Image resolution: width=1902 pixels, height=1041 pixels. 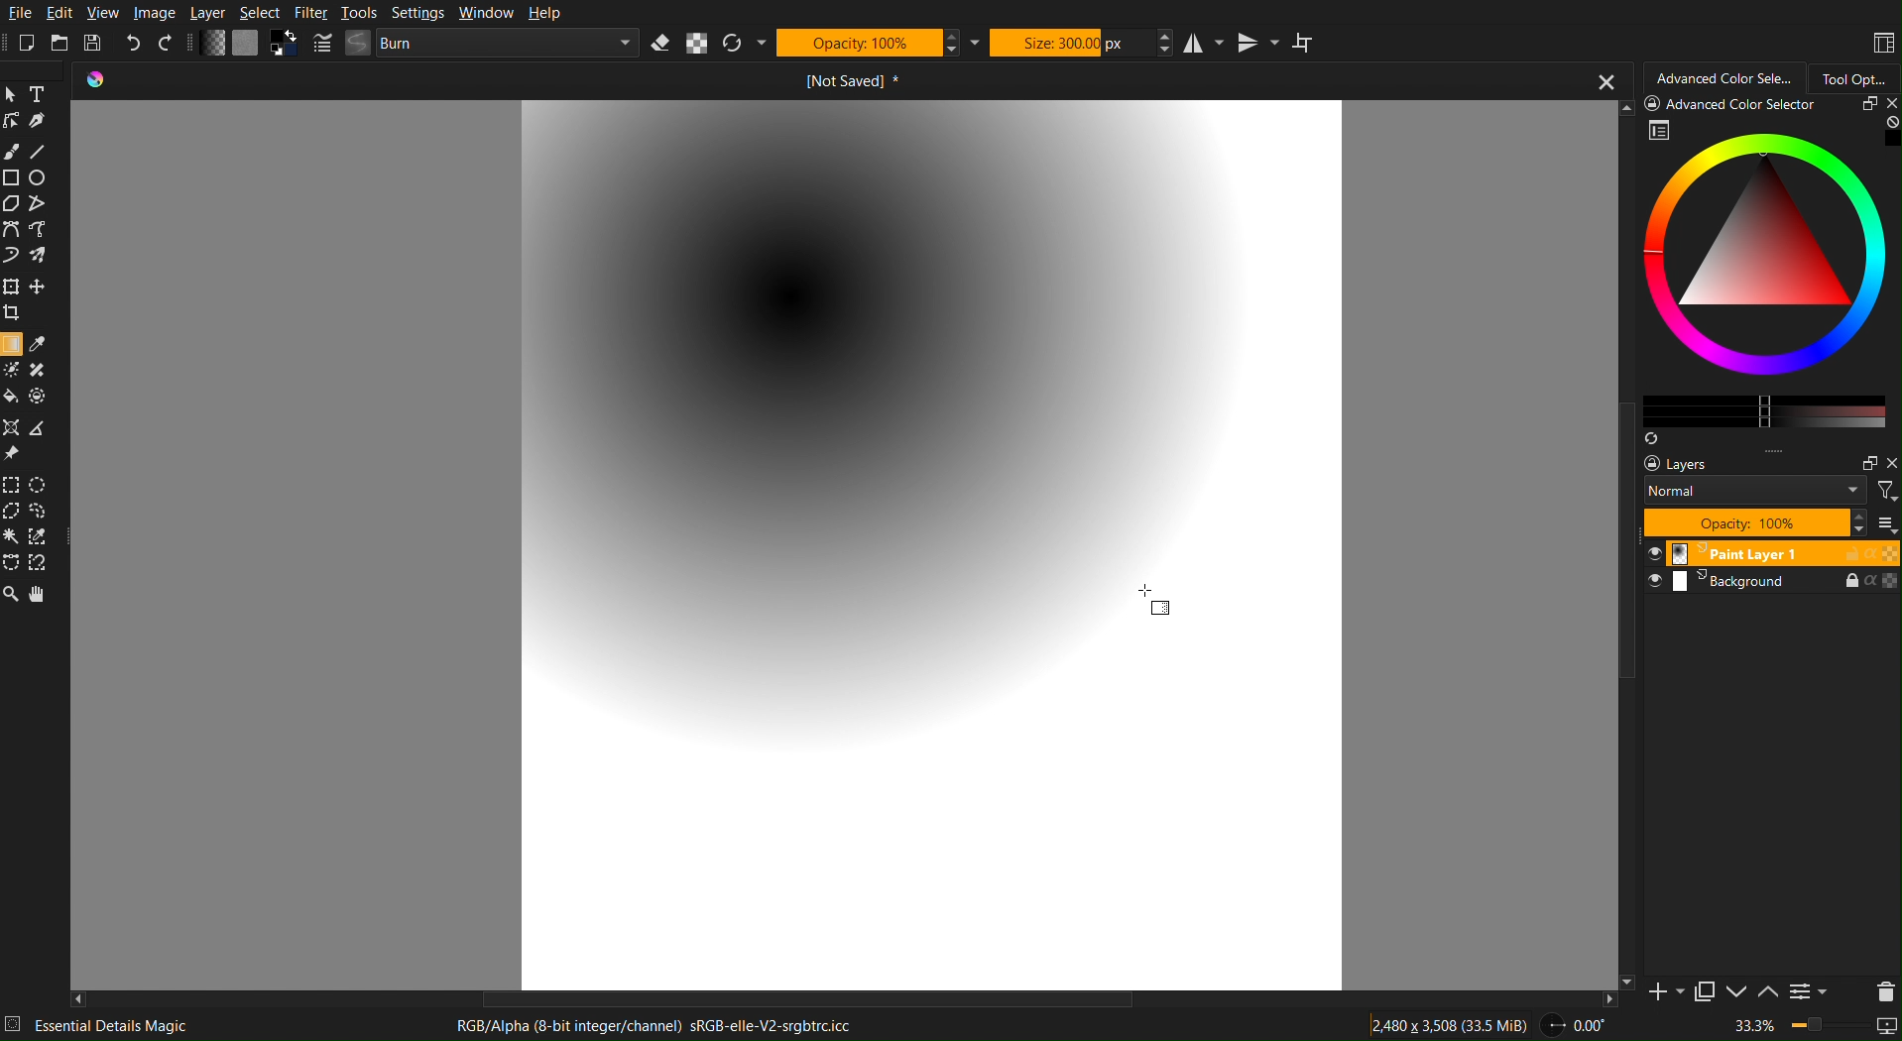 What do you see at coordinates (28, 383) in the screenshot?
I see `Color Tools` at bounding box center [28, 383].